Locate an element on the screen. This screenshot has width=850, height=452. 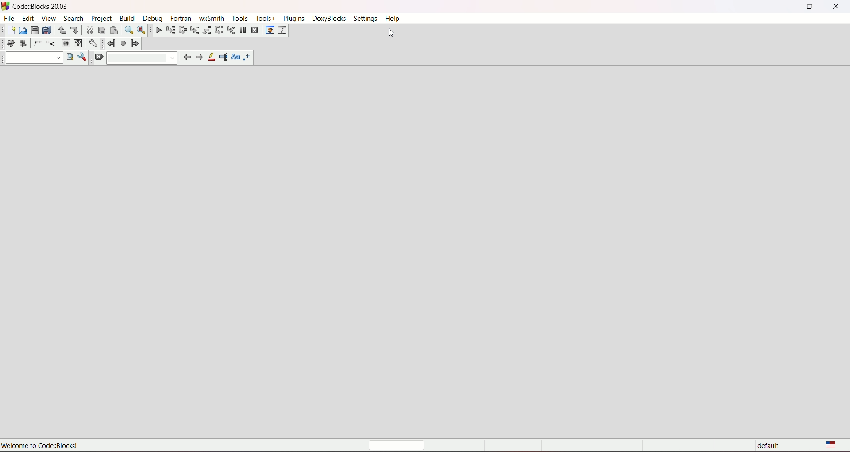
edit is located at coordinates (28, 18).